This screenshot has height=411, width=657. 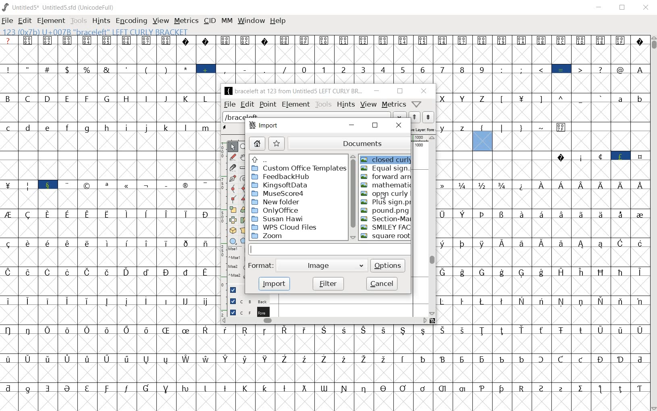 What do you see at coordinates (131, 20) in the screenshot?
I see `encoding` at bounding box center [131, 20].